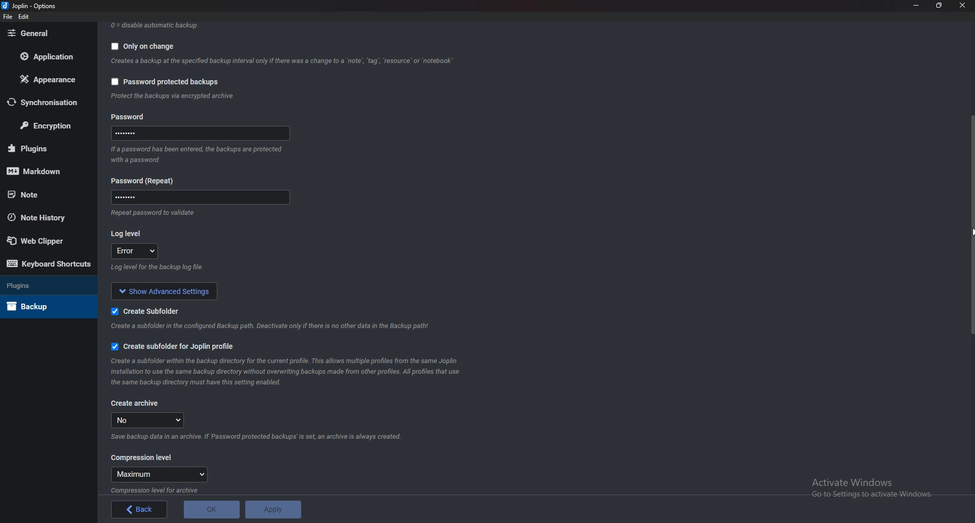  I want to click on Plugins, so click(41, 284).